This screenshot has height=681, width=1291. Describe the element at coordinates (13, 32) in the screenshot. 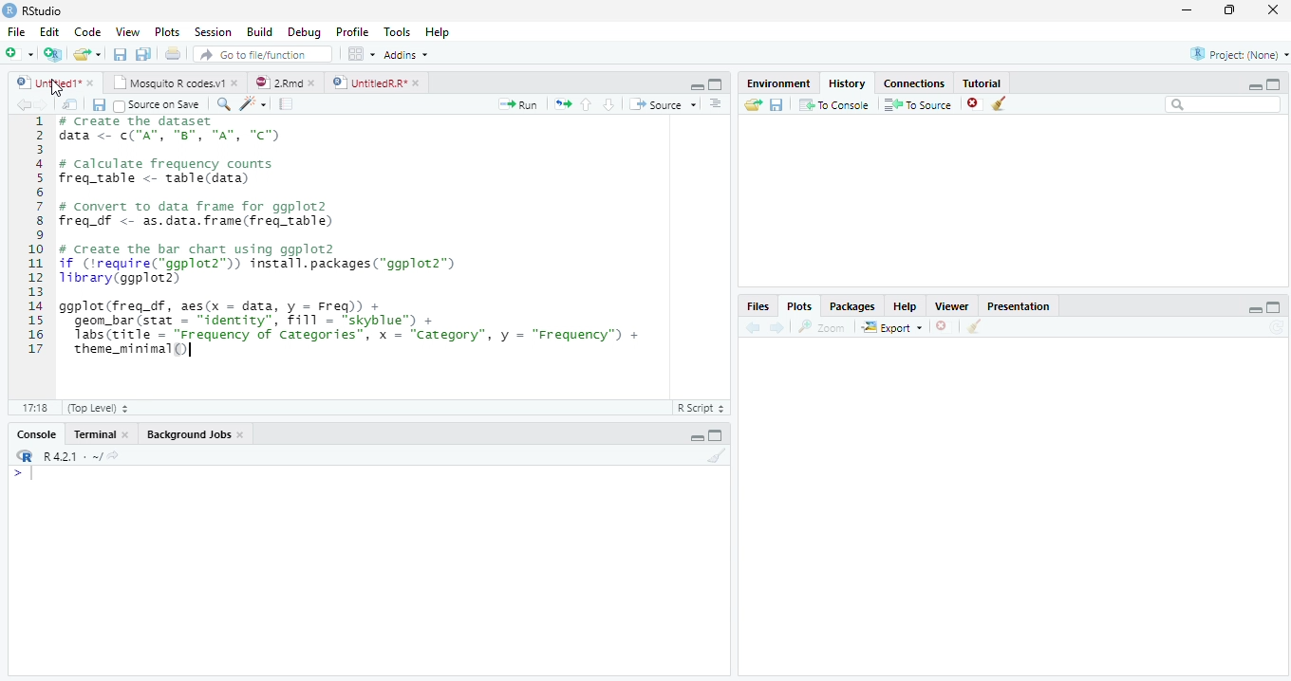

I see `File` at that location.